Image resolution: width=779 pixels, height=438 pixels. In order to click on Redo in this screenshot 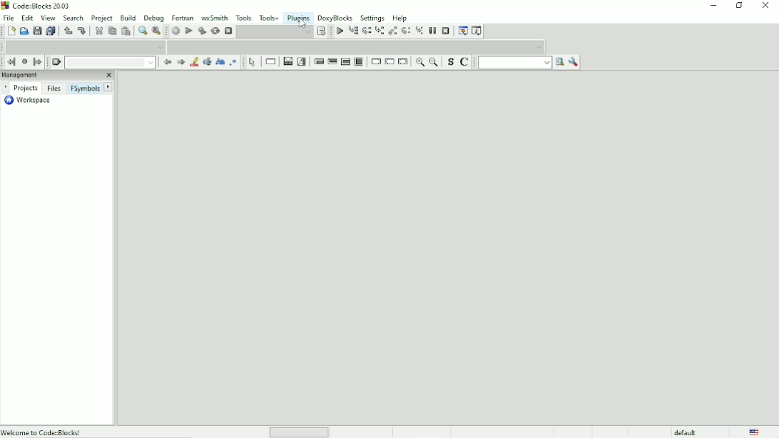, I will do `click(81, 31)`.